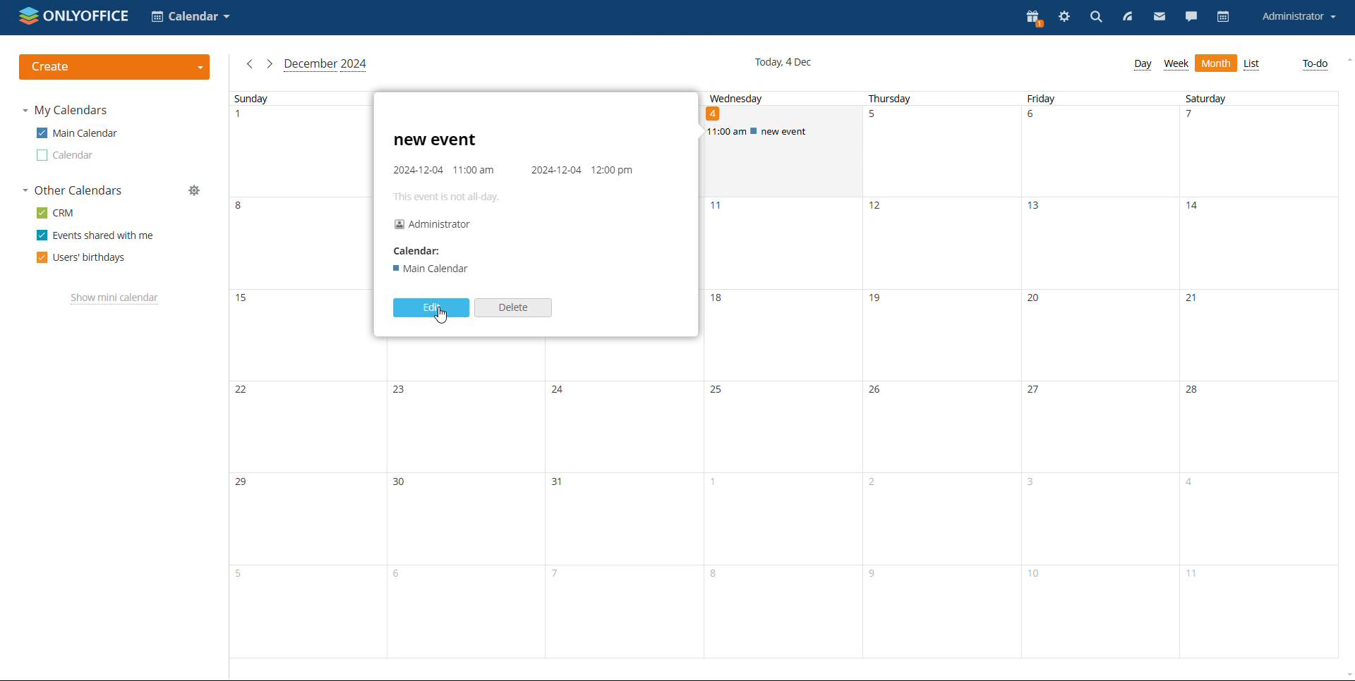 The image size is (1355, 681). What do you see at coordinates (1216, 63) in the screenshot?
I see `list view` at bounding box center [1216, 63].